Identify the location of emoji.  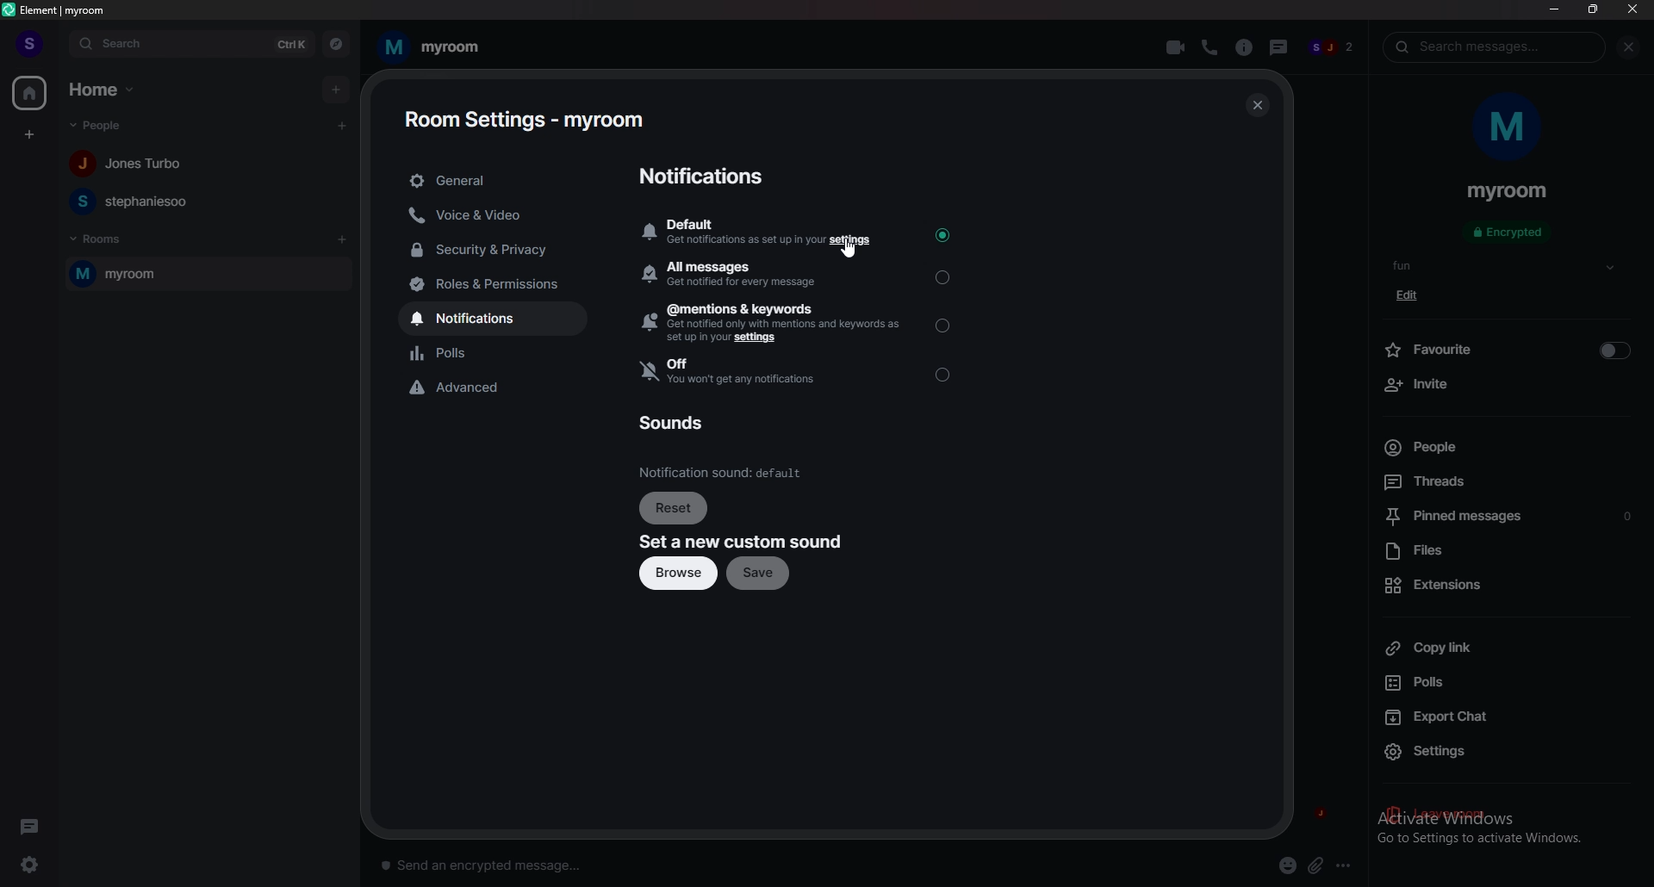
(1289, 866).